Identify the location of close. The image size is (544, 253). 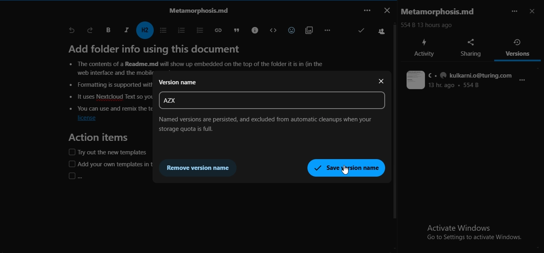
(382, 82).